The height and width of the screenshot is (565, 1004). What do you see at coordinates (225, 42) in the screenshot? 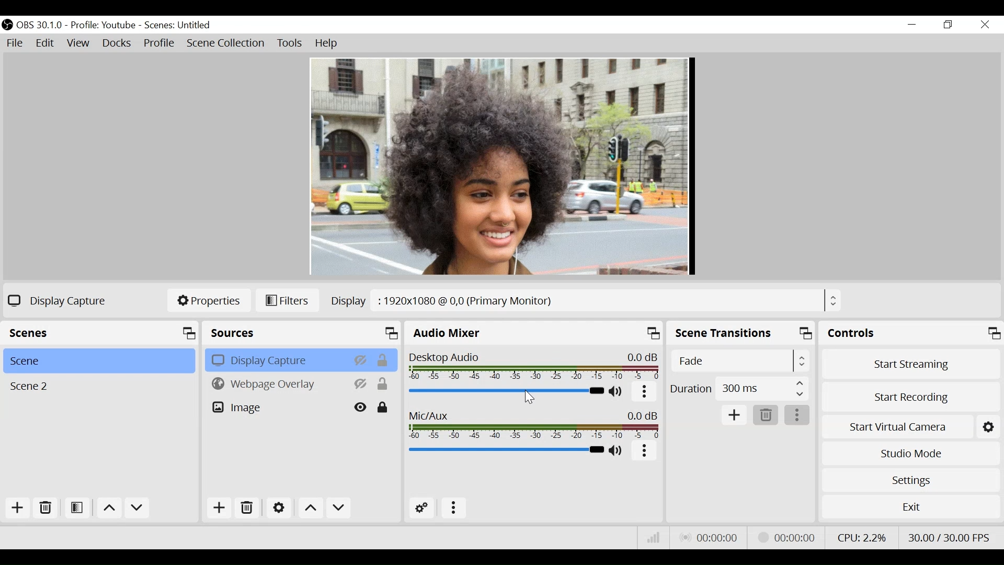
I see `Scene Collection` at bounding box center [225, 42].